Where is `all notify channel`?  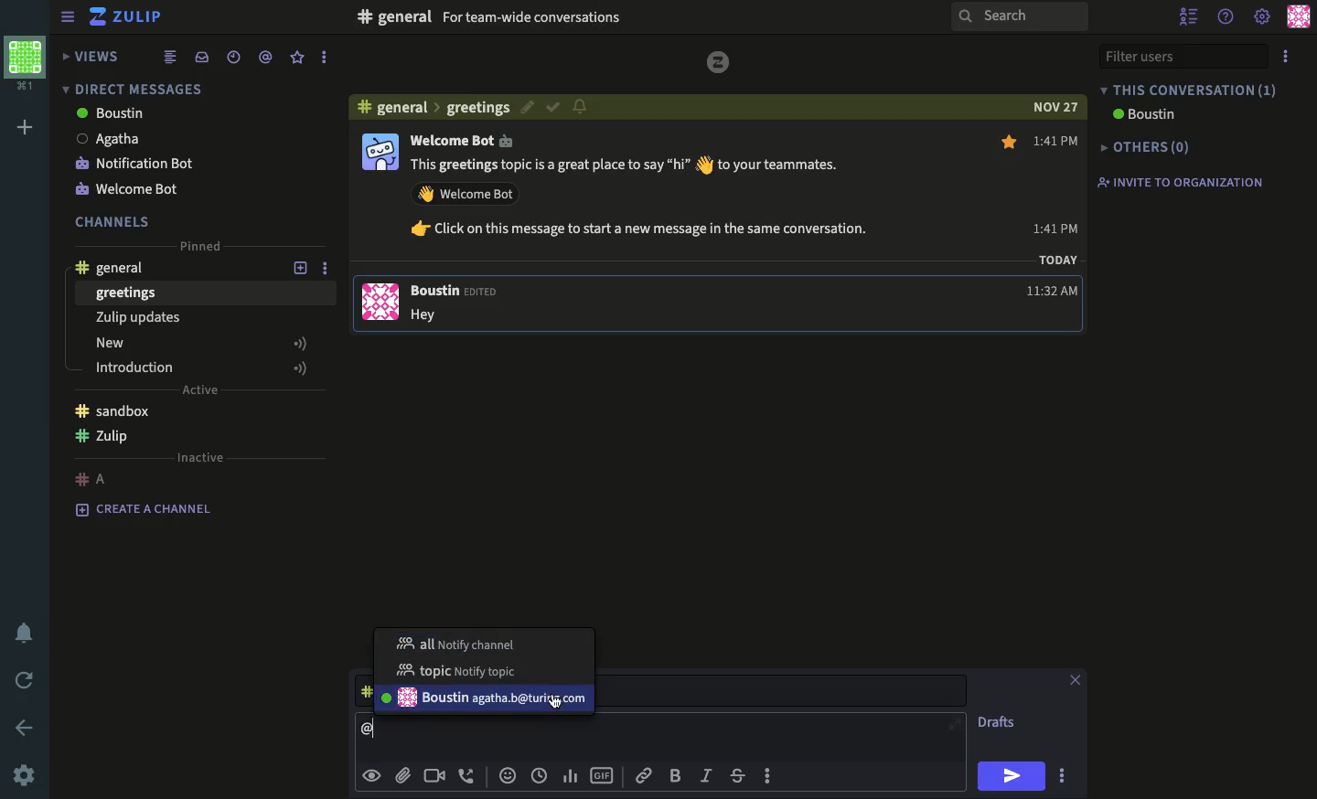 all notify channel is located at coordinates (456, 642).